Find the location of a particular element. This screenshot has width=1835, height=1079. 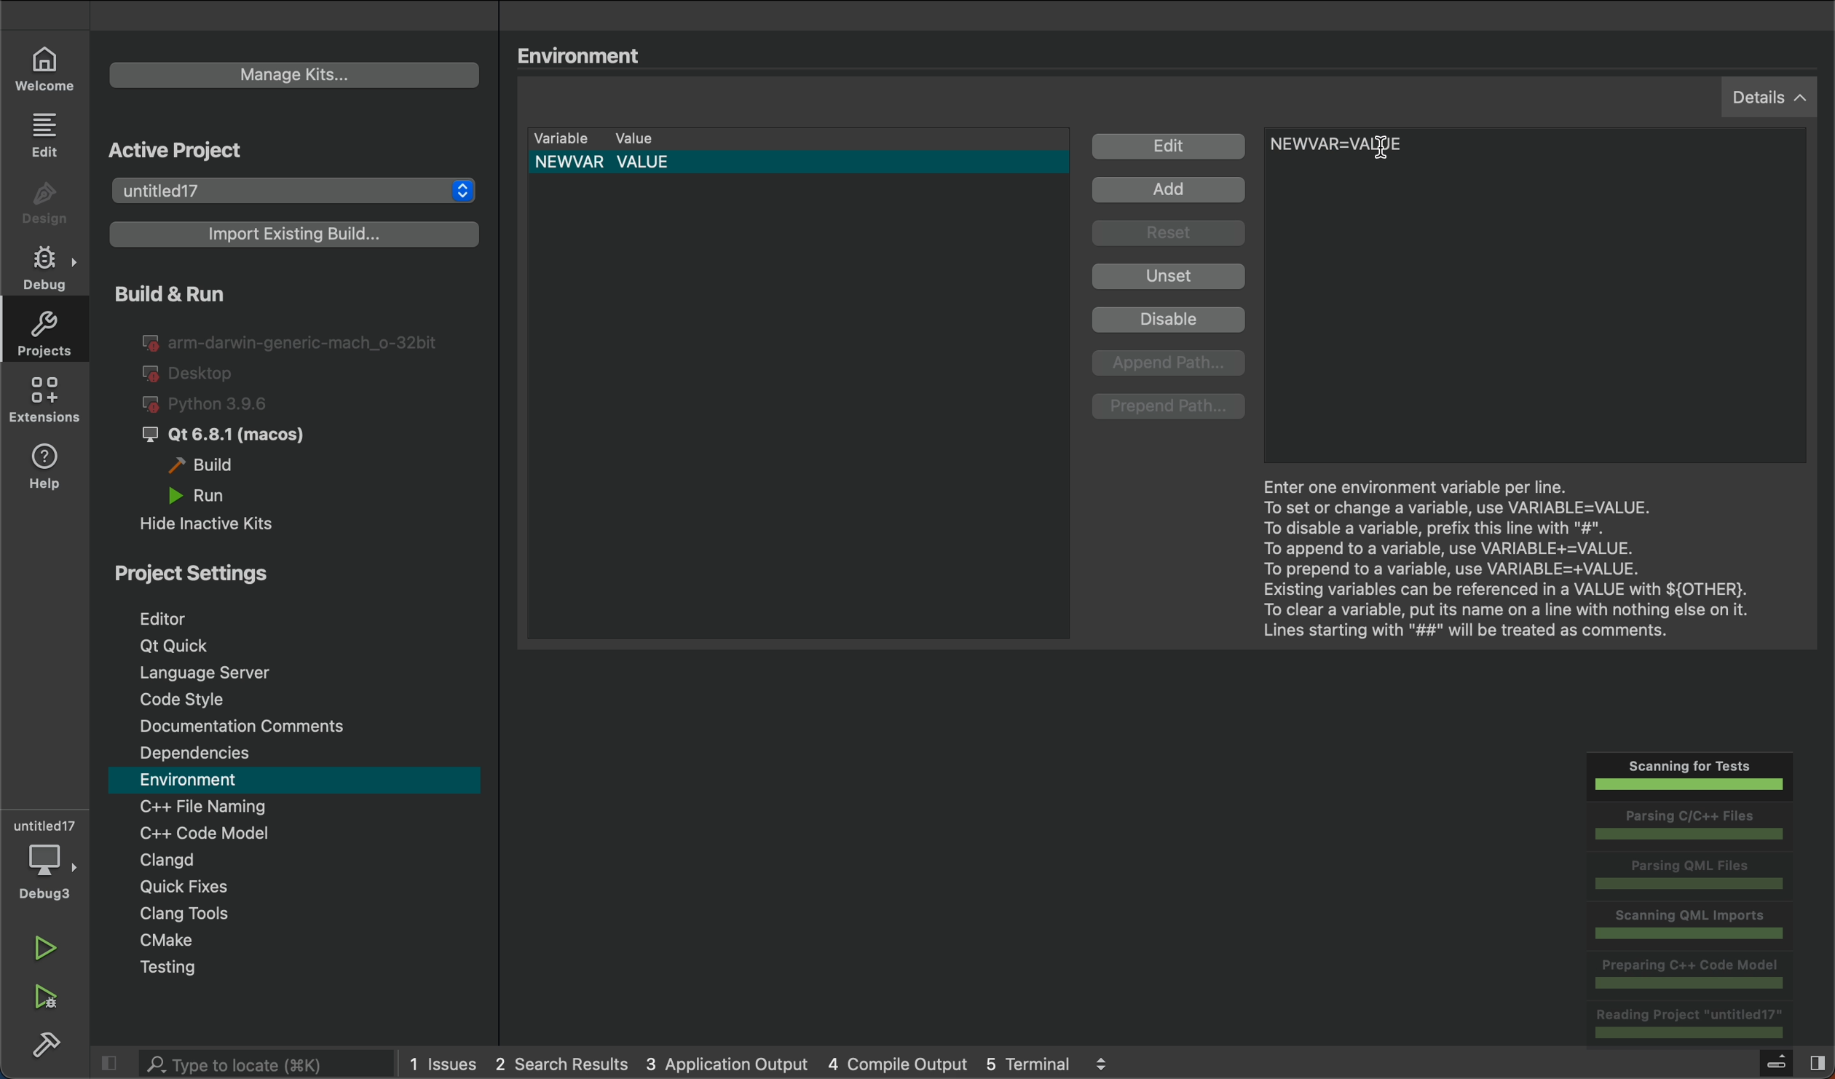

Cursor is located at coordinates (1378, 149).